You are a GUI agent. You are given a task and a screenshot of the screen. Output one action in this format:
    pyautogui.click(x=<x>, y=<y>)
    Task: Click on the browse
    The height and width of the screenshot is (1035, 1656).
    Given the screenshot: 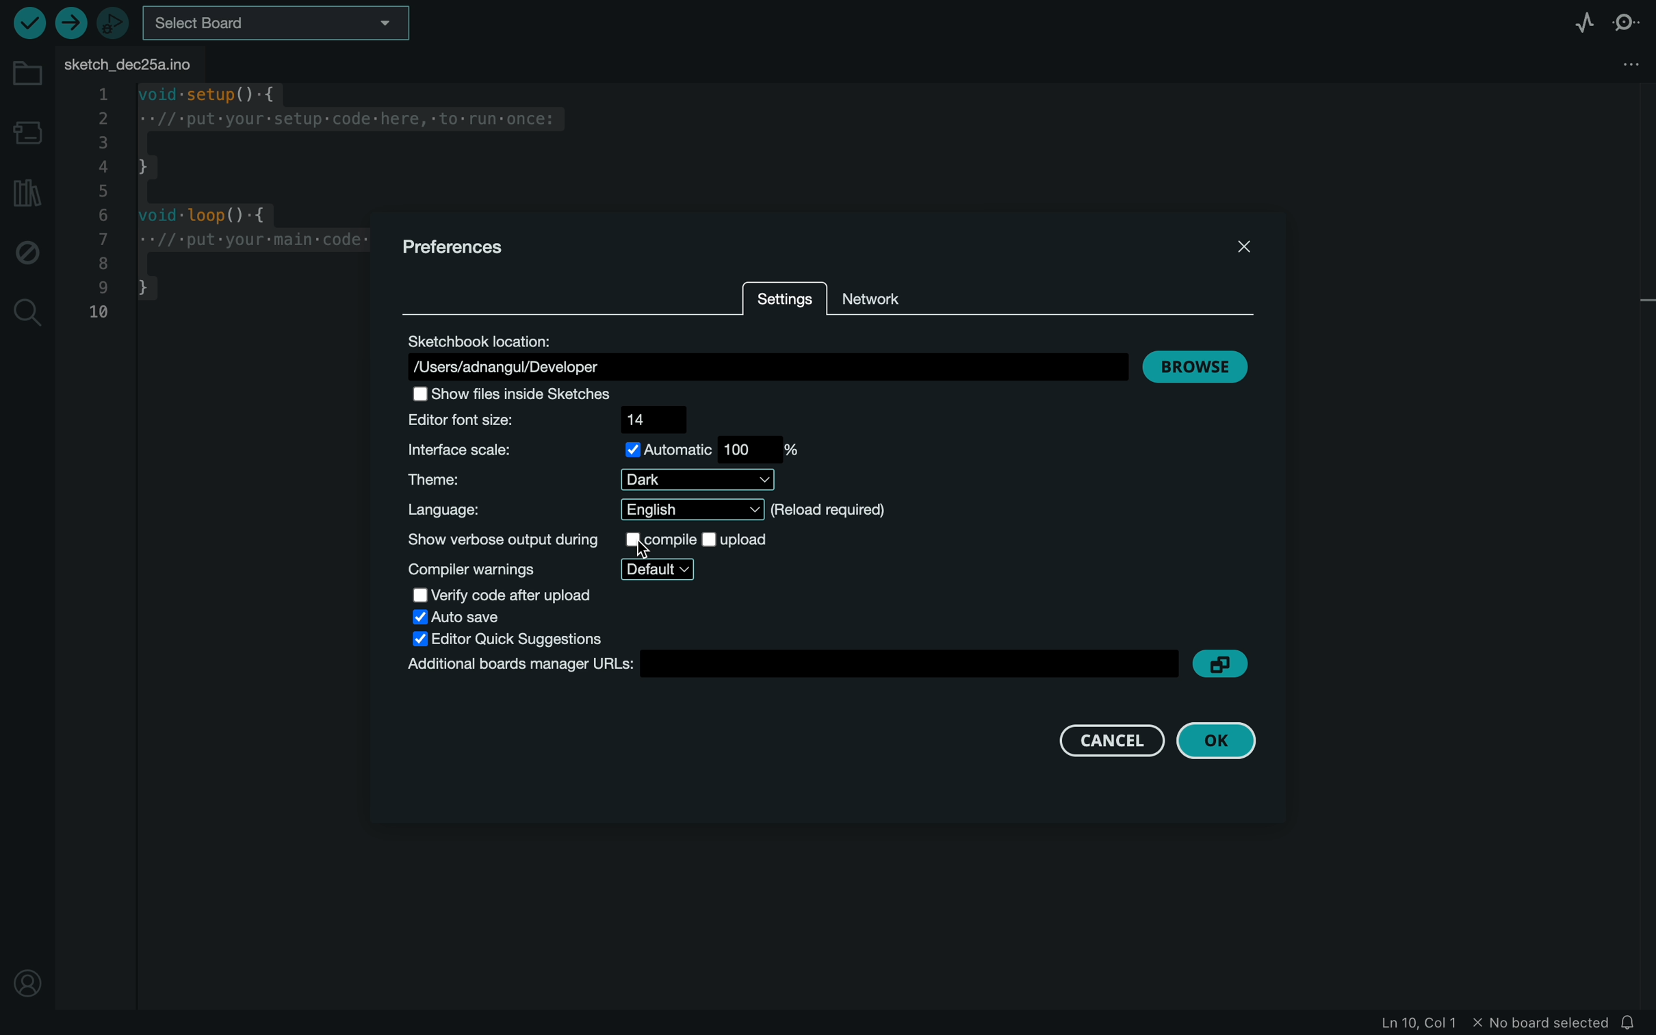 What is the action you would take?
    pyautogui.click(x=1195, y=369)
    